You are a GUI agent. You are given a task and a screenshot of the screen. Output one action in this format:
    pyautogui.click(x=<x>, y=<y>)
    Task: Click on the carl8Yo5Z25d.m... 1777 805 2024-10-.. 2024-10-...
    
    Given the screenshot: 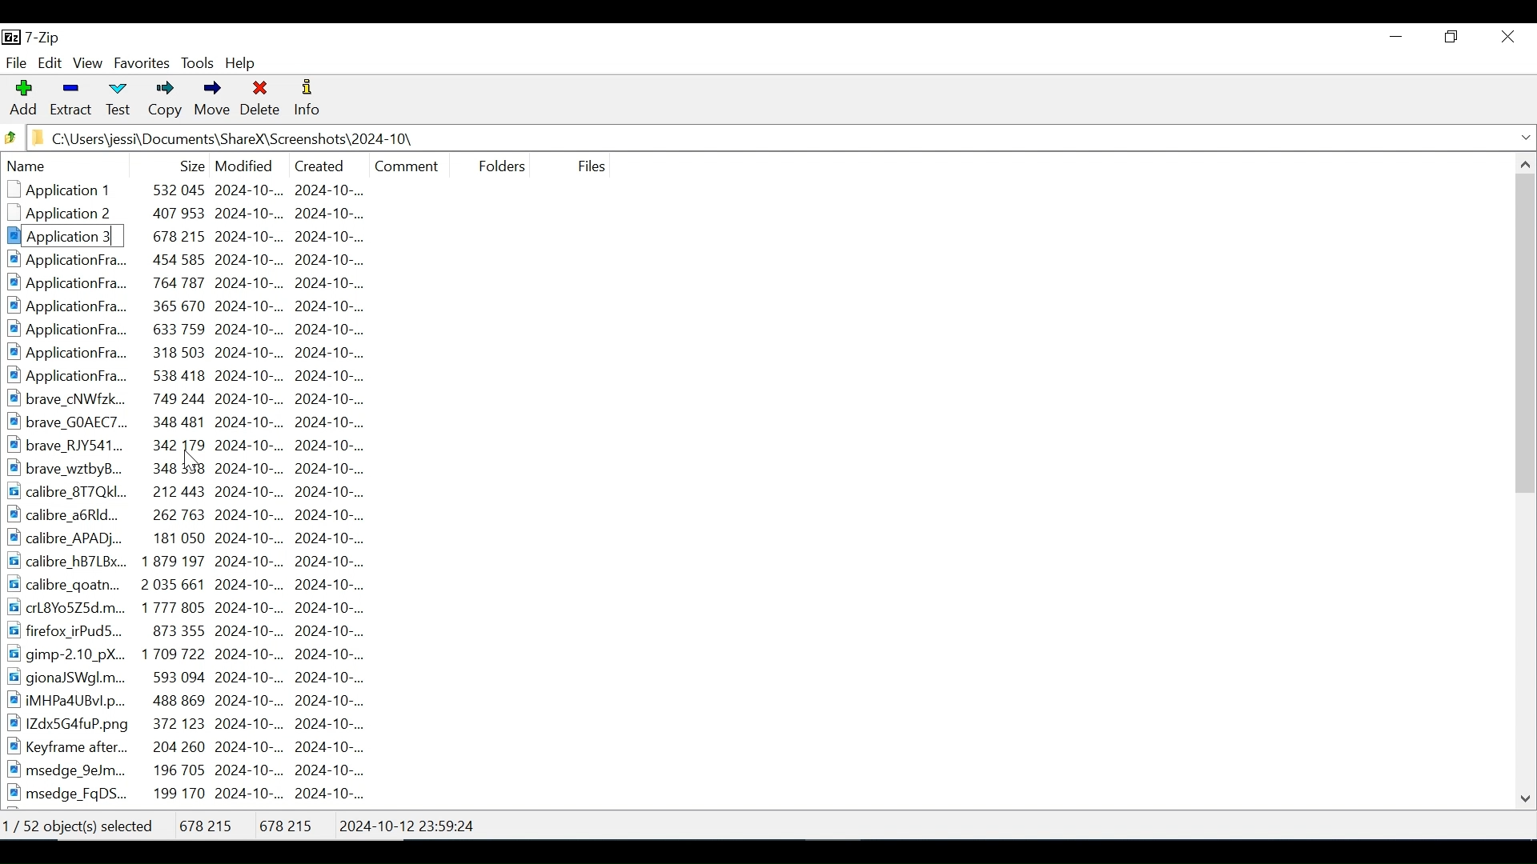 What is the action you would take?
    pyautogui.click(x=198, y=606)
    